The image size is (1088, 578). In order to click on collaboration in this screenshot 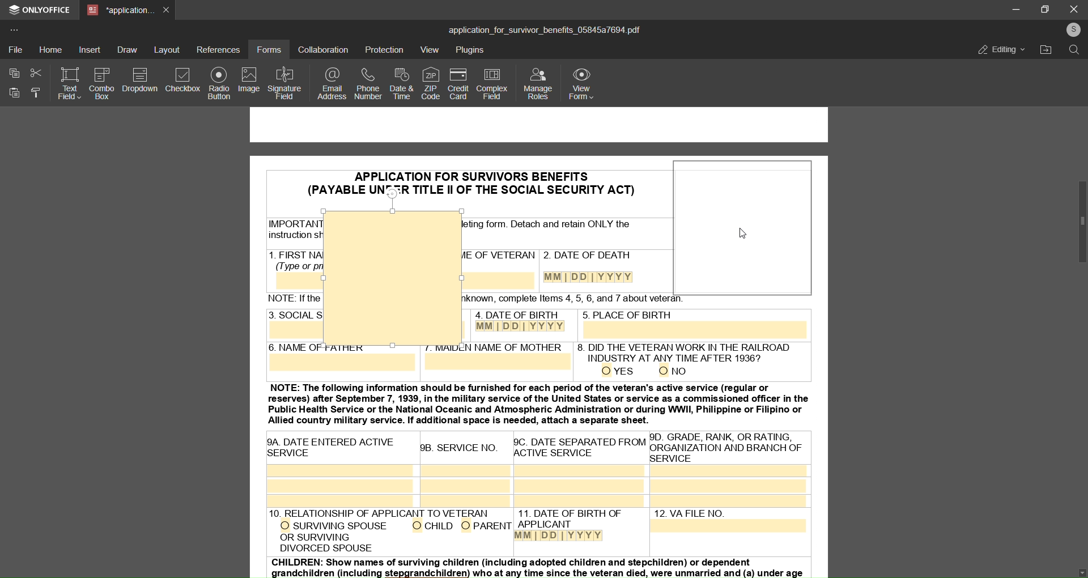, I will do `click(322, 50)`.